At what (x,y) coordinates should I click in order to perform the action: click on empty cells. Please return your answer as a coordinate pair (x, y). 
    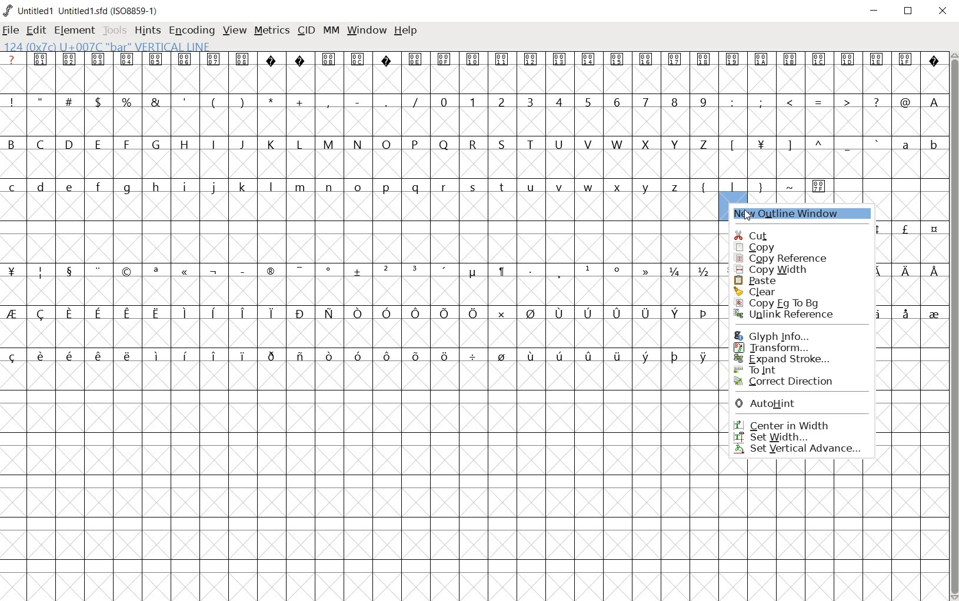
    Looking at the image, I should click on (914, 376).